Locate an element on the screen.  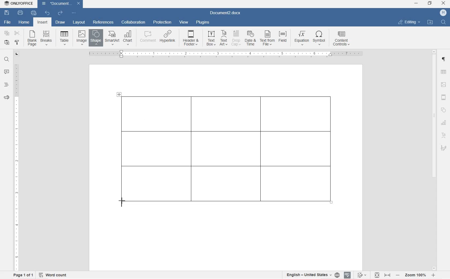
FIND is located at coordinates (444, 22).